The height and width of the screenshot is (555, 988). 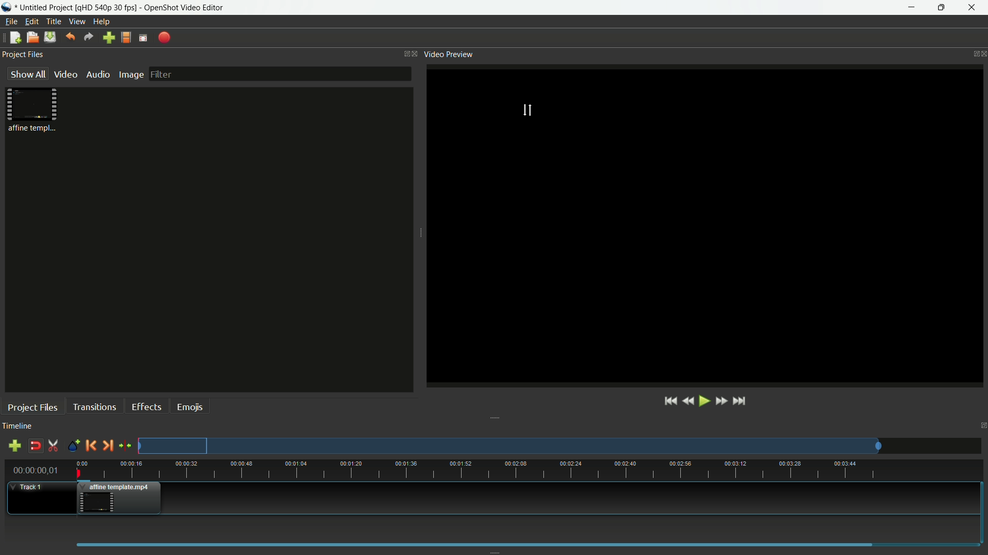 What do you see at coordinates (530, 109) in the screenshot?
I see `cursor` at bounding box center [530, 109].